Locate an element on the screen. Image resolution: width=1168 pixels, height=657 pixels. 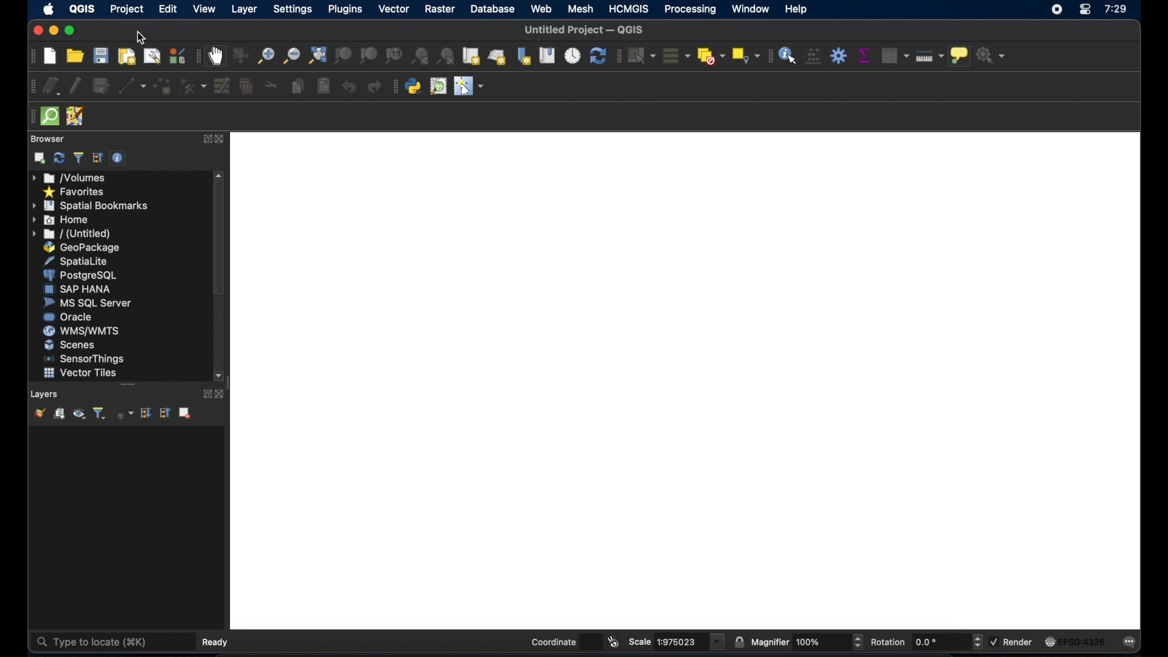
scale value dropdown is located at coordinates (718, 641).